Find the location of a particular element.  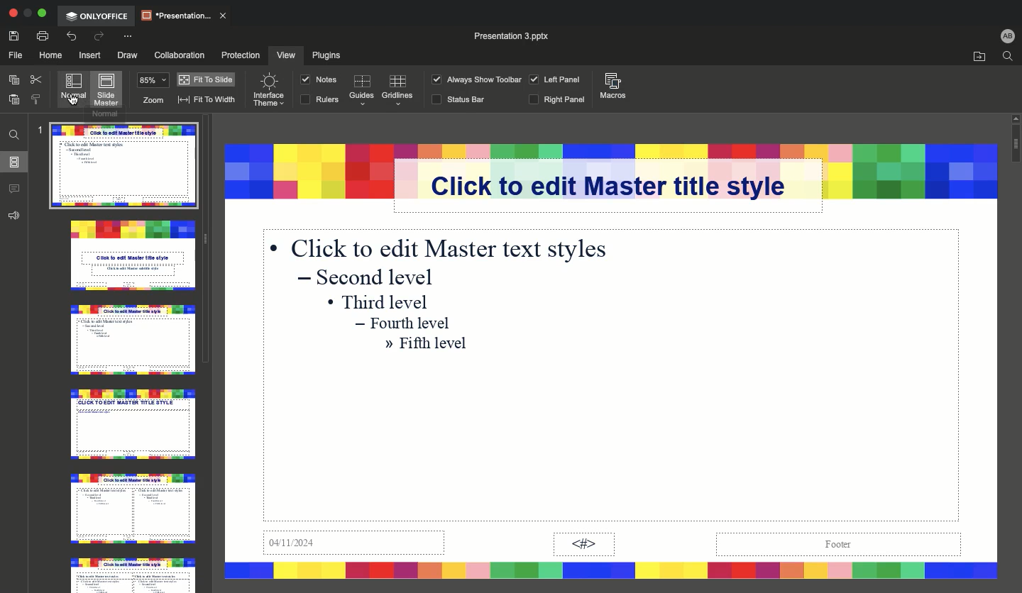

04/11/2024 is located at coordinates (356, 545).